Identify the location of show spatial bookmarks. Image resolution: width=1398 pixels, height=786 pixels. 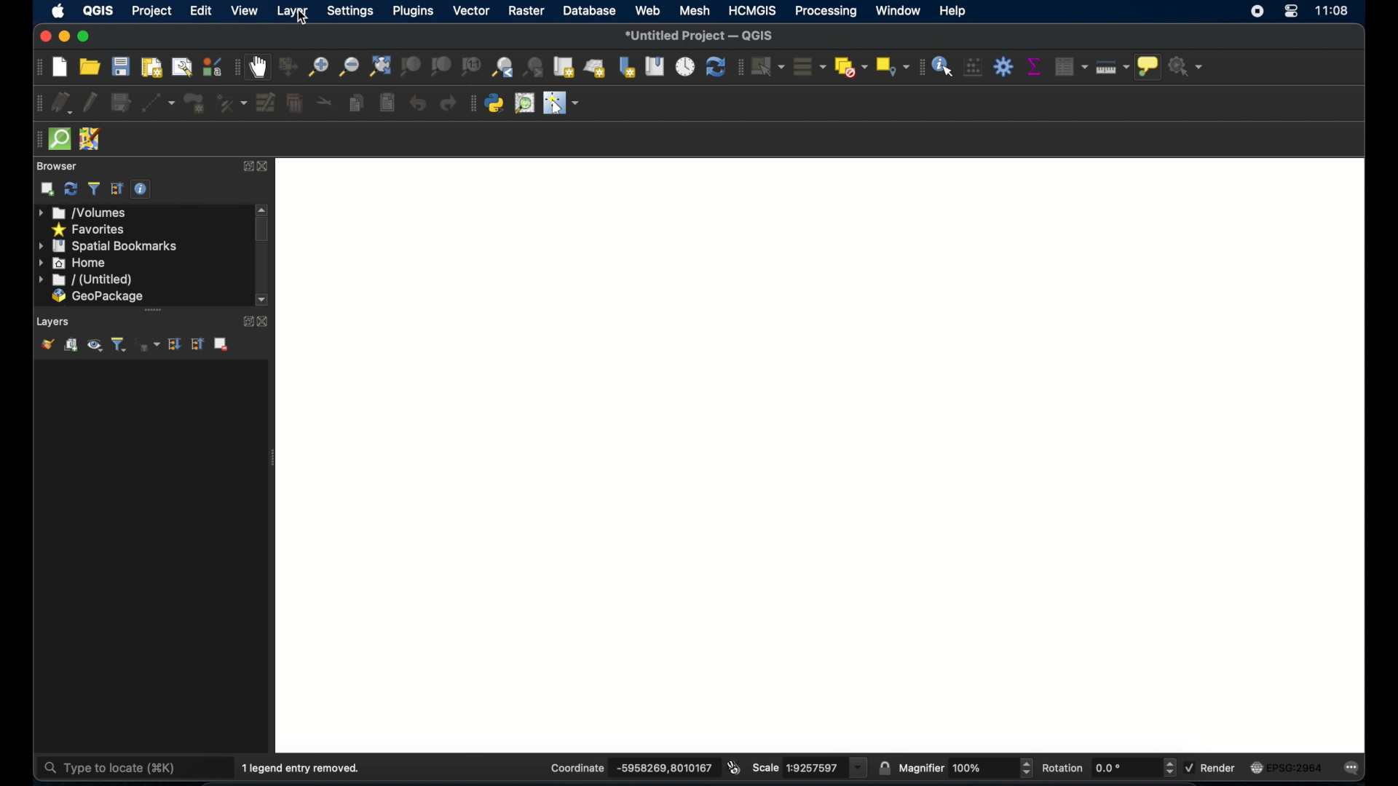
(654, 66).